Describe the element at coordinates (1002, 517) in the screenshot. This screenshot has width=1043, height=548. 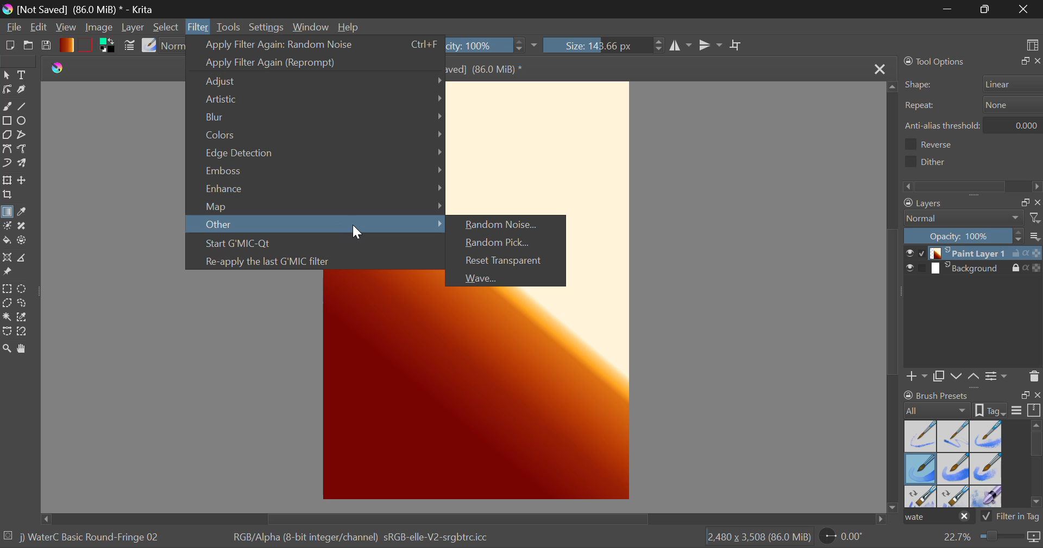
I see `tag filter` at that location.